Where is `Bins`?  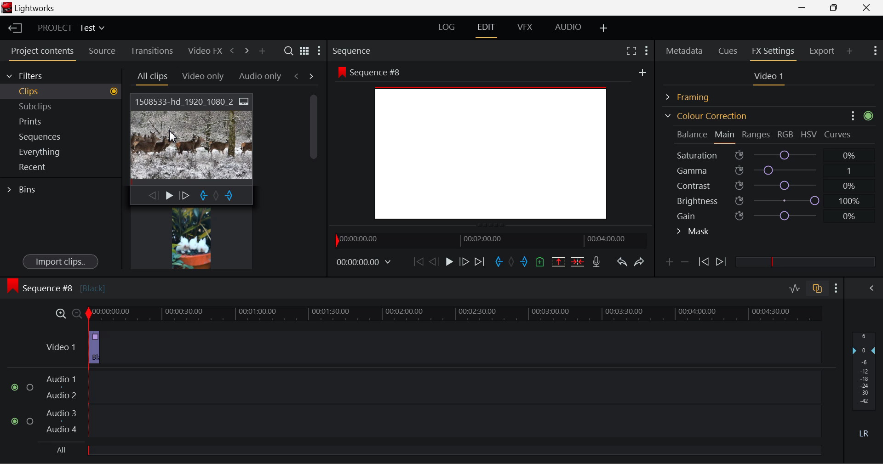 Bins is located at coordinates (24, 188).